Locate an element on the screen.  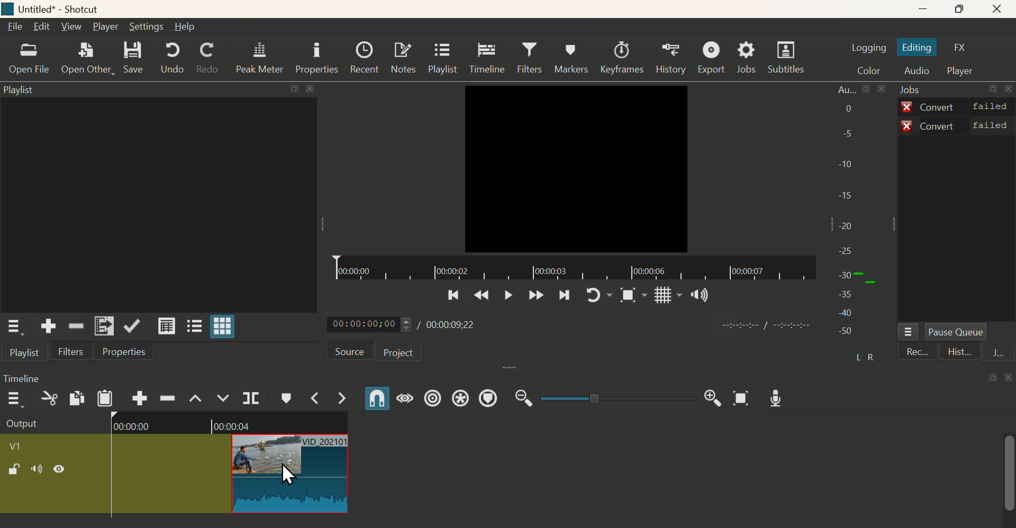
Video Ended is located at coordinates (575, 168).